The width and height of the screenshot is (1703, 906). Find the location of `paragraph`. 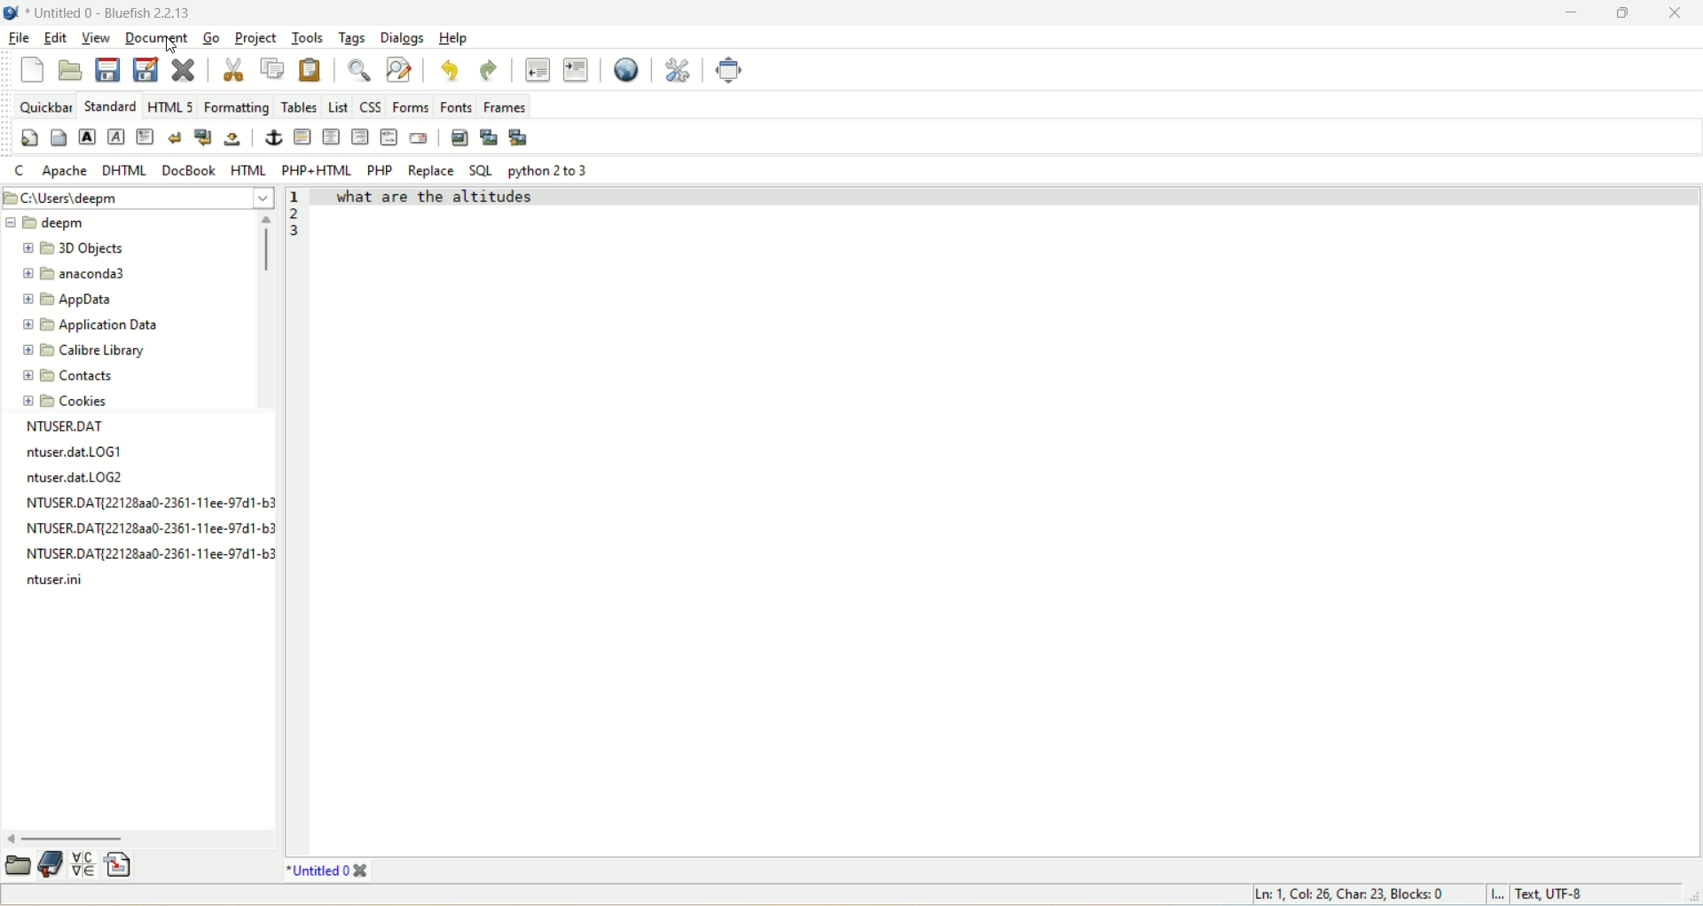

paragraph is located at coordinates (144, 136).